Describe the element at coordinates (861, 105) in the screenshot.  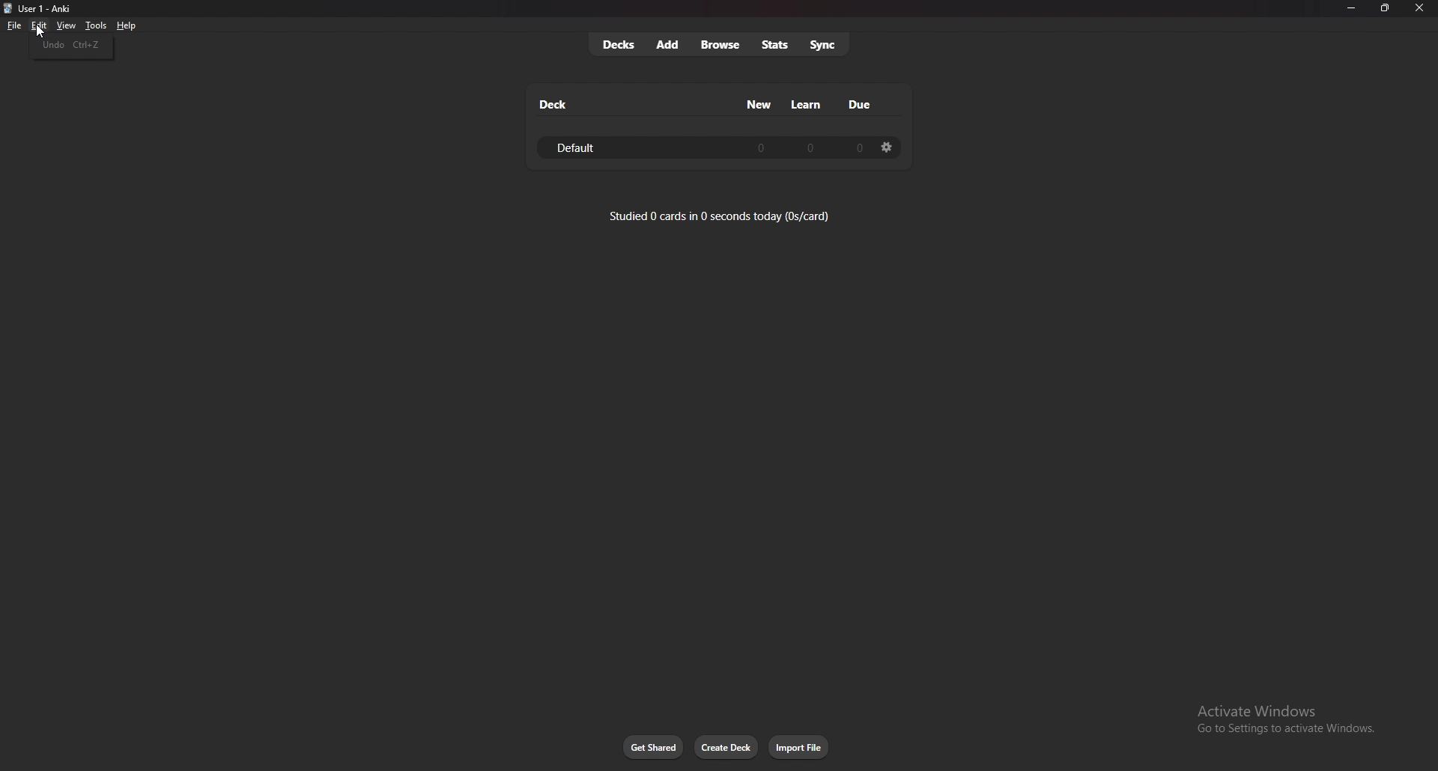
I see `due` at that location.